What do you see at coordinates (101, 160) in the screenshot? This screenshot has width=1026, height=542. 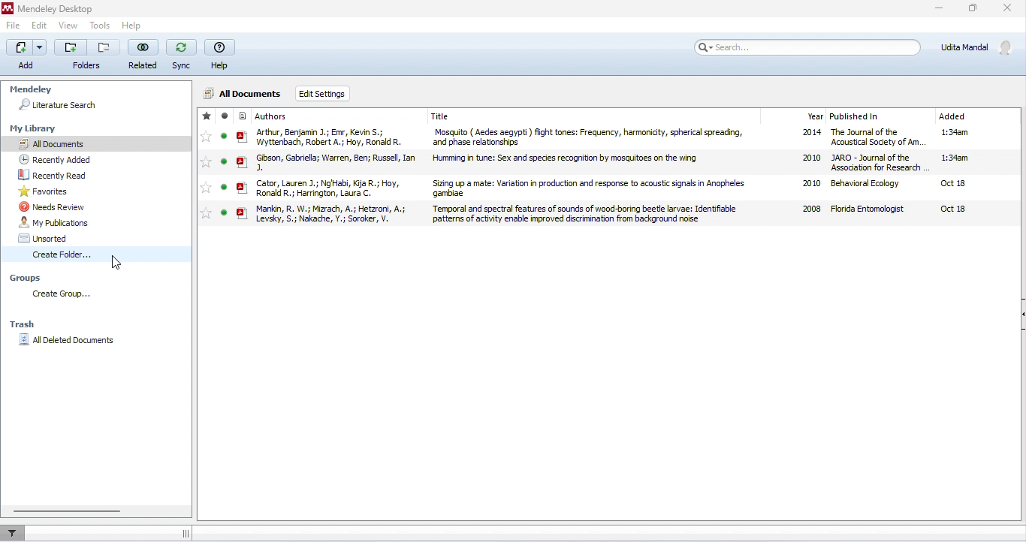 I see `recently added` at bounding box center [101, 160].